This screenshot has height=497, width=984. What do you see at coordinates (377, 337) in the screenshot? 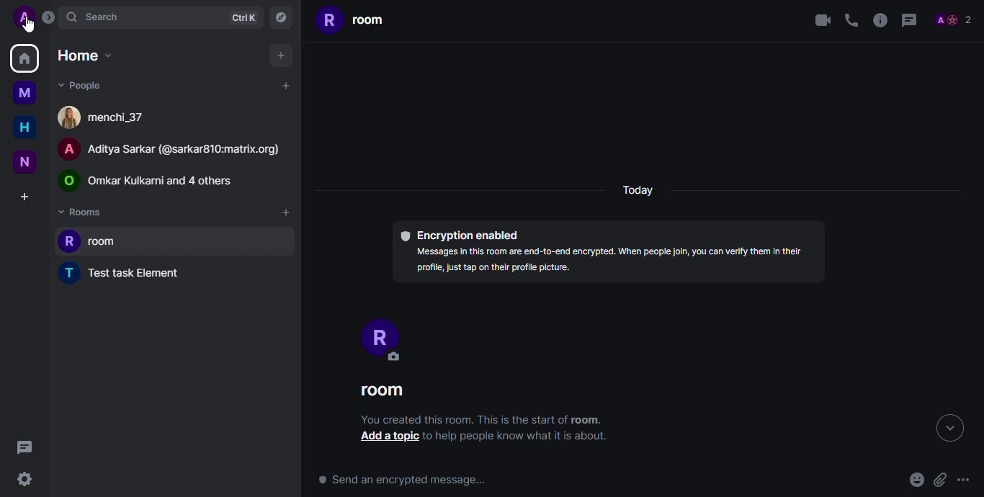
I see `profile` at bounding box center [377, 337].